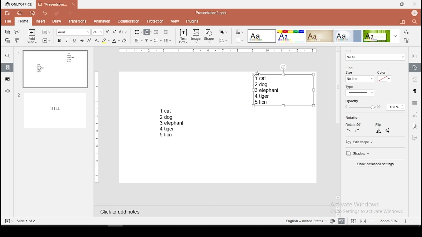 Image resolution: width=422 pixels, height=237 pixels. What do you see at coordinates (149, 40) in the screenshot?
I see `vertical alignment` at bounding box center [149, 40].